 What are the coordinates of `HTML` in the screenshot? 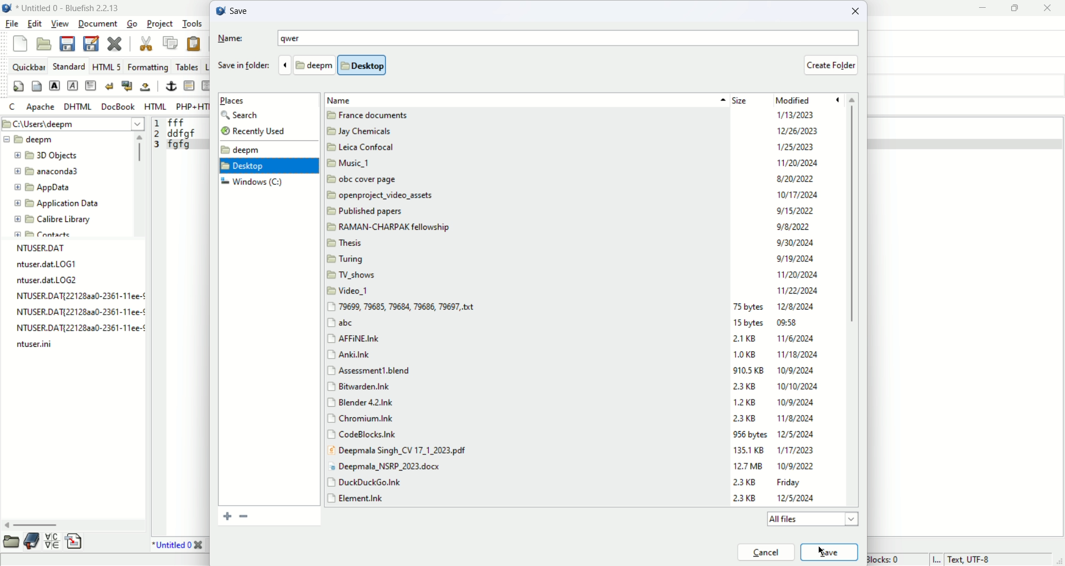 It's located at (155, 106).